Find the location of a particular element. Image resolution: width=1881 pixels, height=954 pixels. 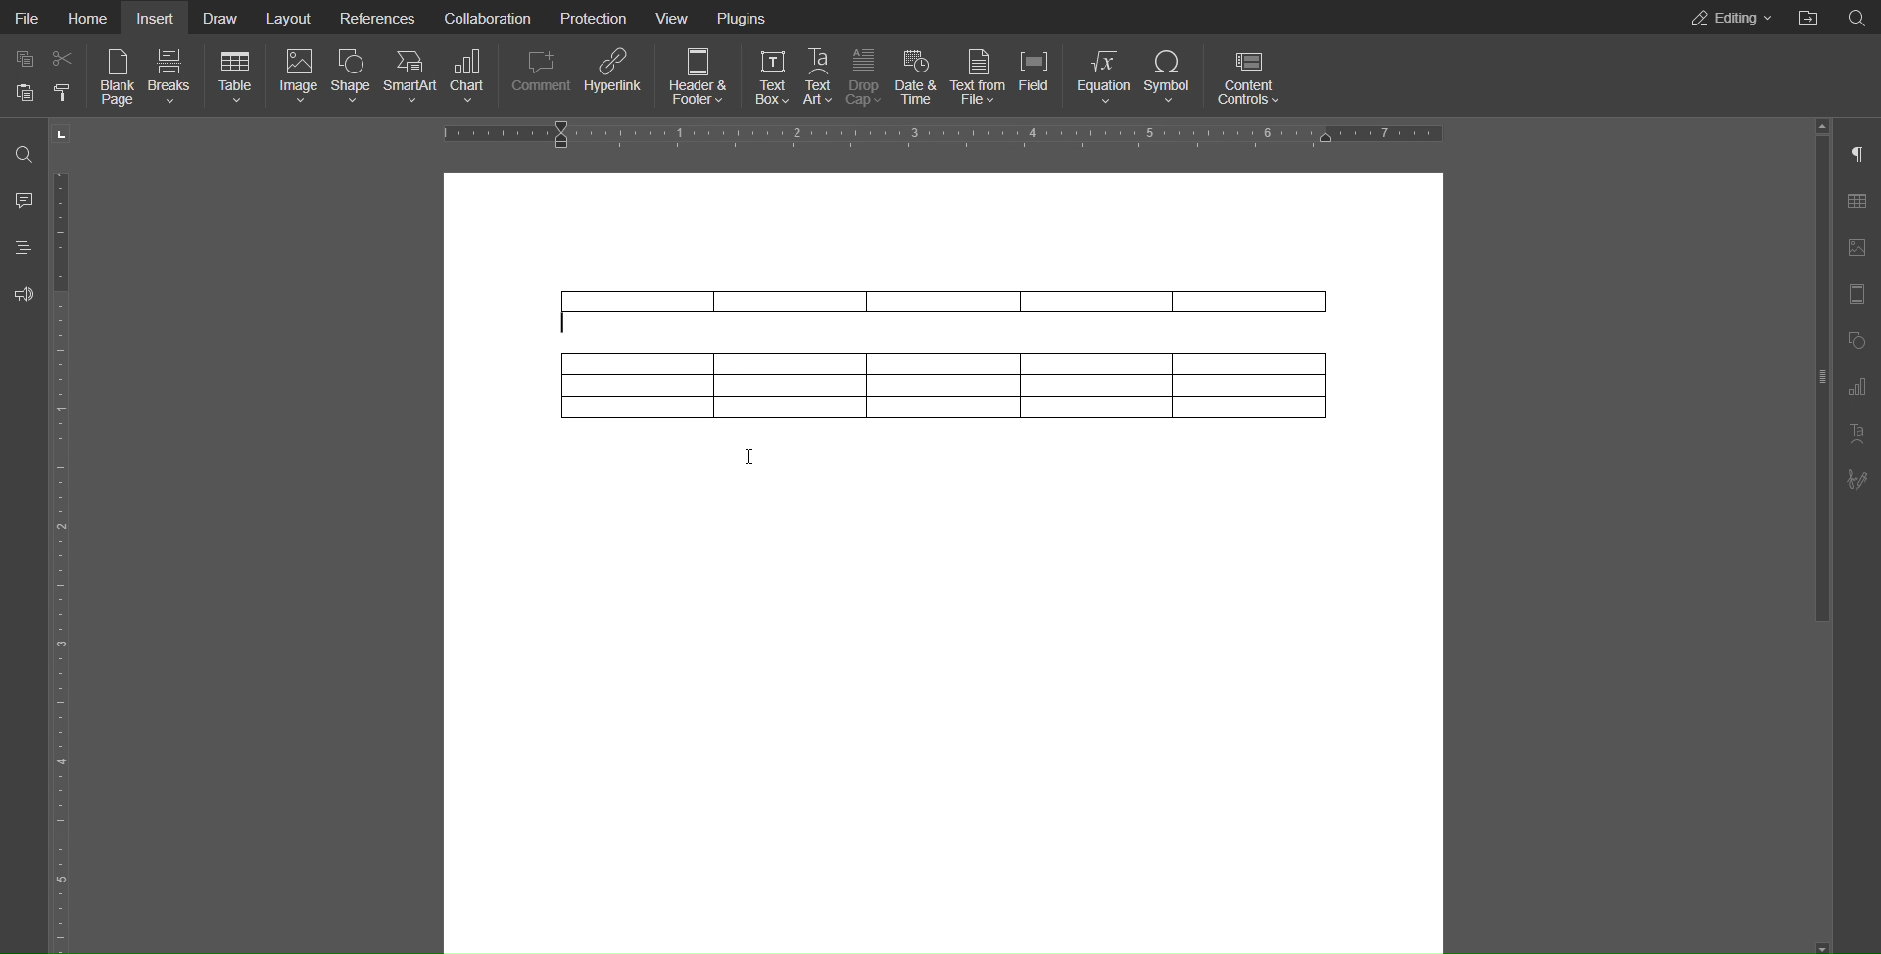

Comment is located at coordinates (17, 196).